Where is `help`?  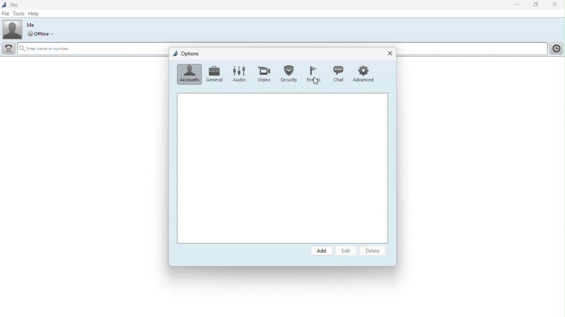 help is located at coordinates (35, 14).